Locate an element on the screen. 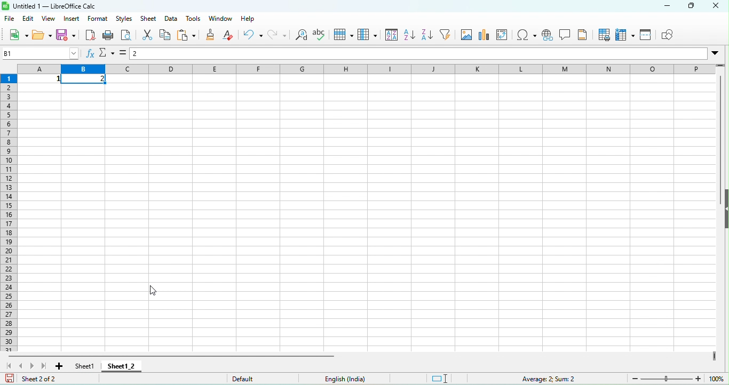 The width and height of the screenshot is (729, 385). format is located at coordinates (98, 19).